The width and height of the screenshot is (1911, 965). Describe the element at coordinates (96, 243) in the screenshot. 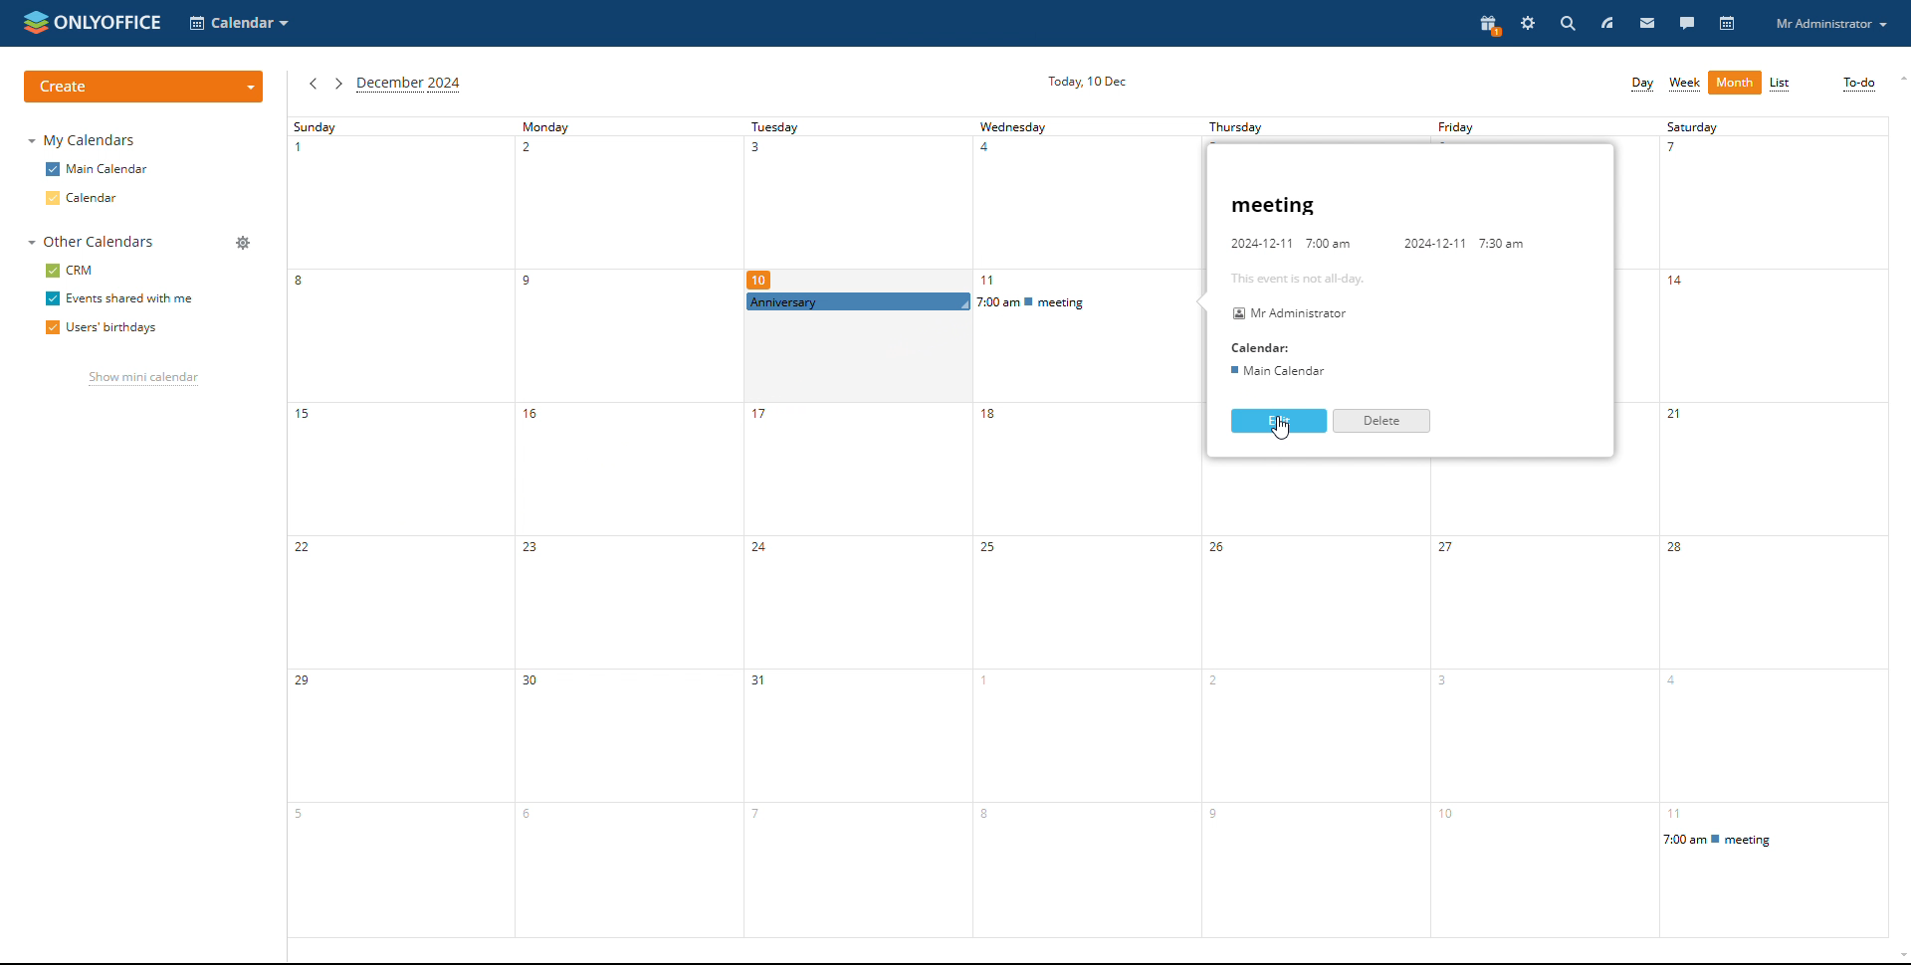

I see `other calendars` at that location.